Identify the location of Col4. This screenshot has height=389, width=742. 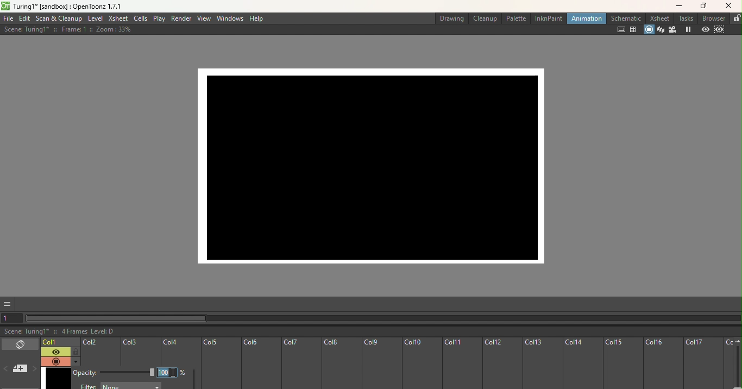
(180, 351).